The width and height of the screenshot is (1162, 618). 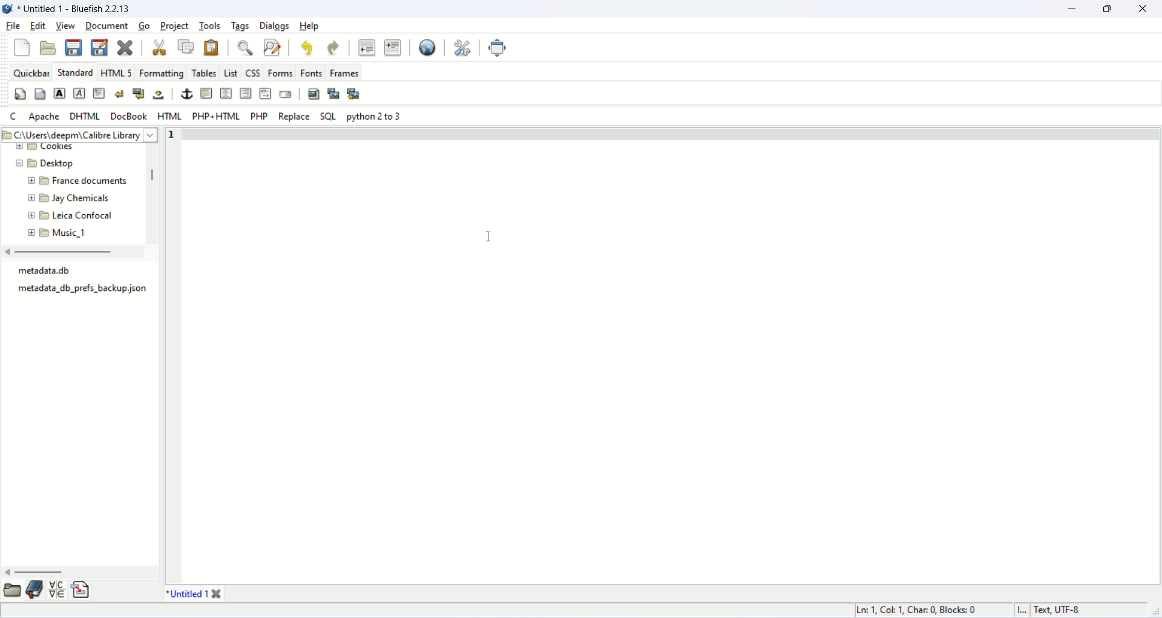 I want to click on HTML comment, so click(x=265, y=93).